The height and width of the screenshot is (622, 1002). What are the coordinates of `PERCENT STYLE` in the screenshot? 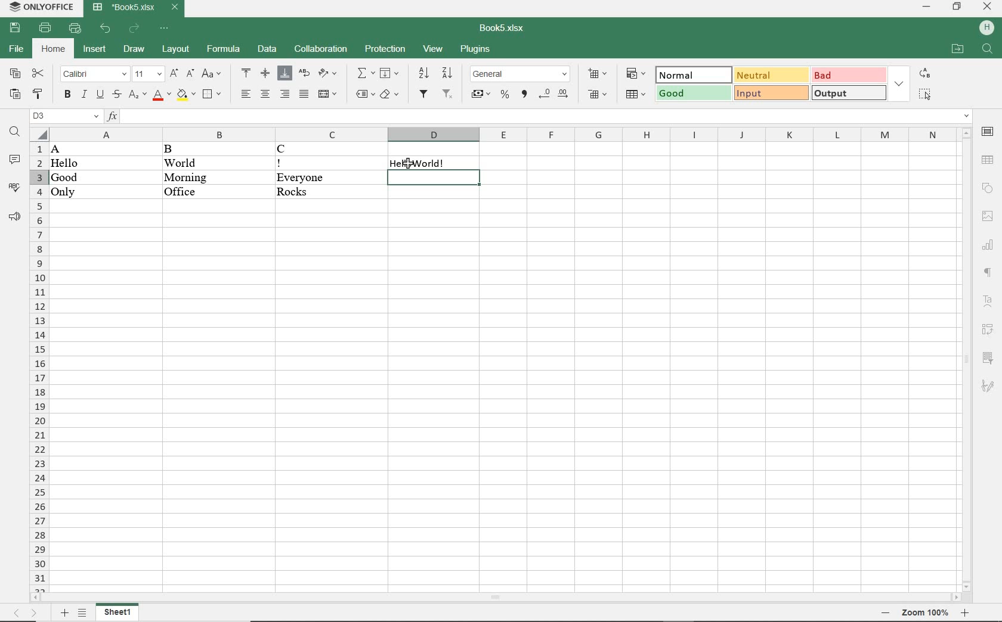 It's located at (506, 95).